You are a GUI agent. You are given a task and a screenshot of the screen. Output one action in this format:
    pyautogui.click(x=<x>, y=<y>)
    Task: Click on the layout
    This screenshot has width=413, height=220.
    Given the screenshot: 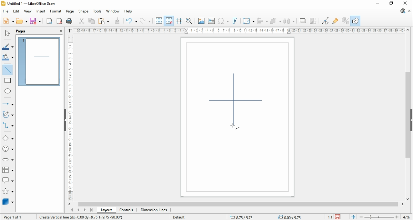 What is the action you would take?
    pyautogui.click(x=106, y=210)
    